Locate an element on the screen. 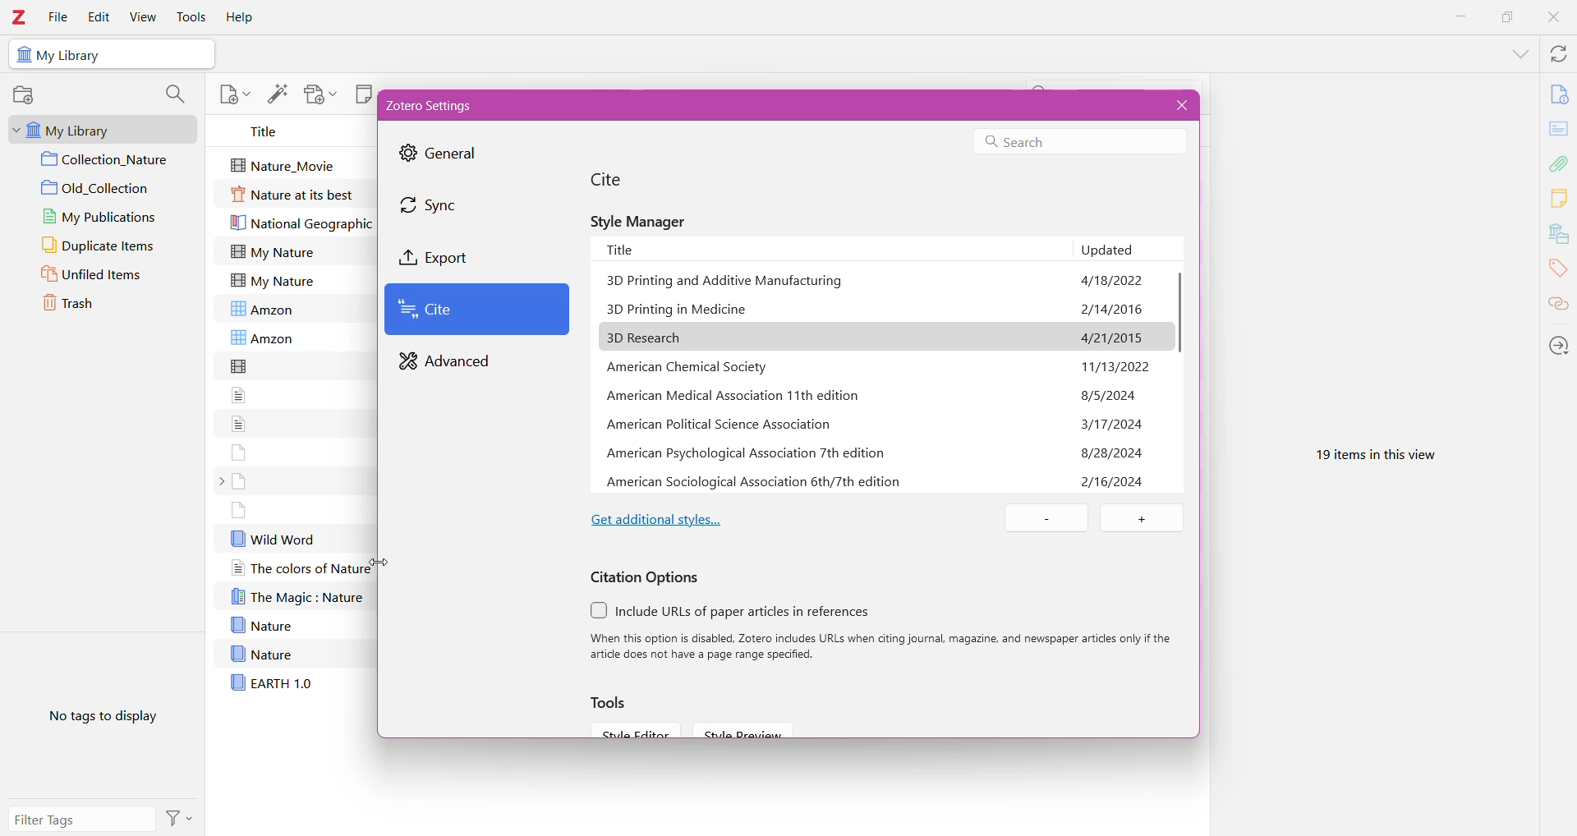 This screenshot has height=836, width=1577. Sync with zotero.org is located at coordinates (1557, 53).